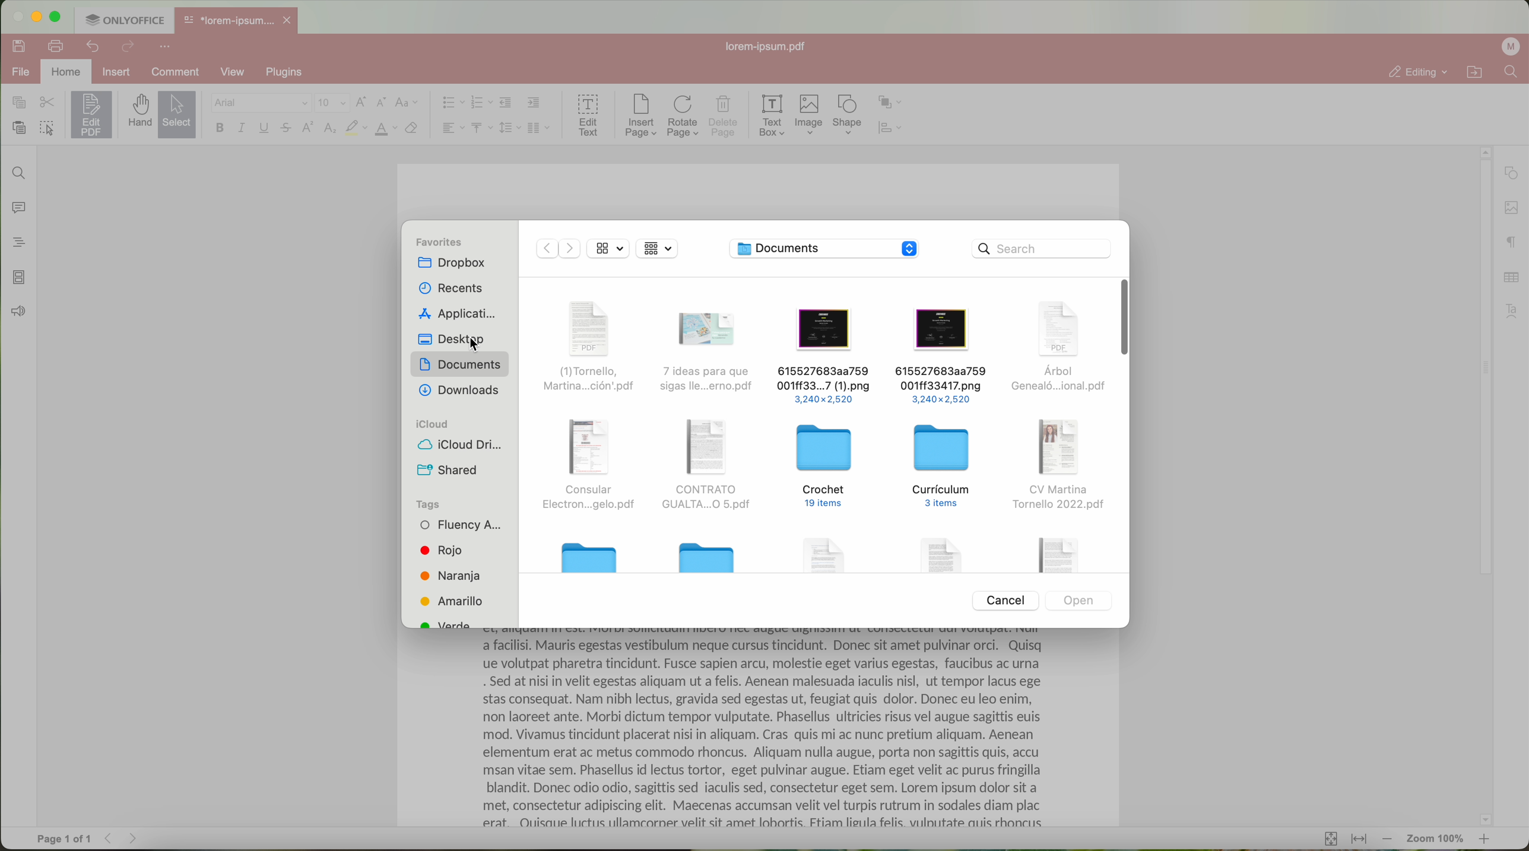 This screenshot has width=1529, height=851. Describe the element at coordinates (1329, 838) in the screenshot. I see `fit to page` at that location.